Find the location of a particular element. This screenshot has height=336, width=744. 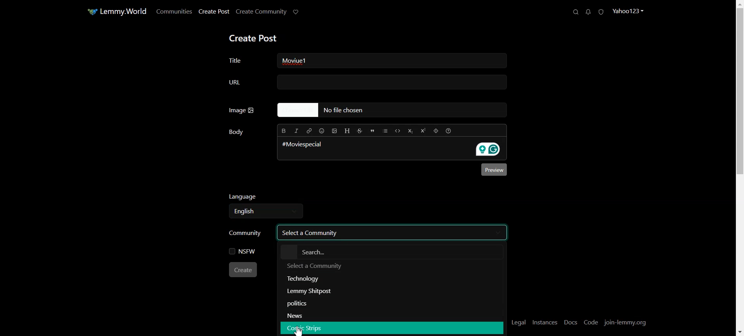

Bold  is located at coordinates (283, 130).